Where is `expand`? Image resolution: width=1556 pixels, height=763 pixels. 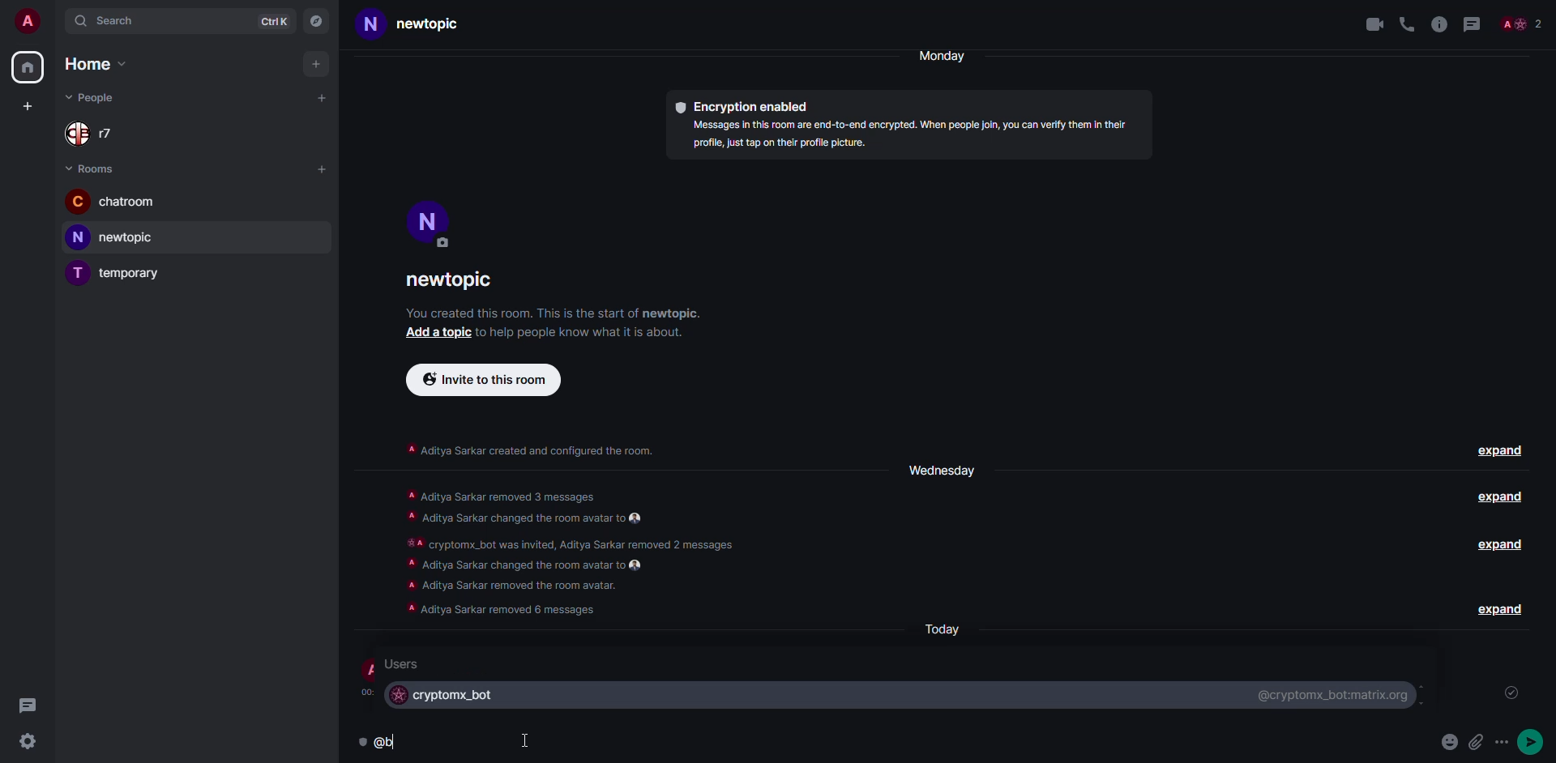
expand is located at coordinates (1505, 545).